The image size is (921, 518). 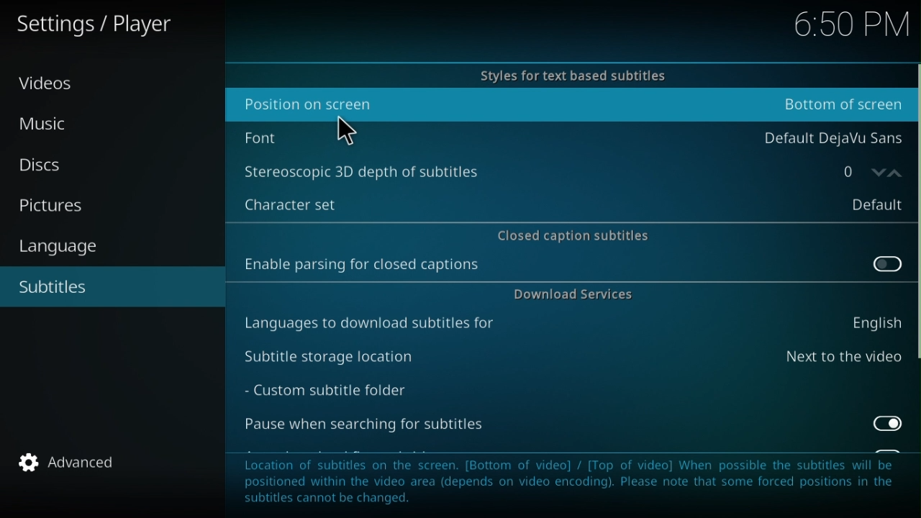 What do you see at coordinates (915, 259) in the screenshot?
I see `Scroll bar` at bounding box center [915, 259].